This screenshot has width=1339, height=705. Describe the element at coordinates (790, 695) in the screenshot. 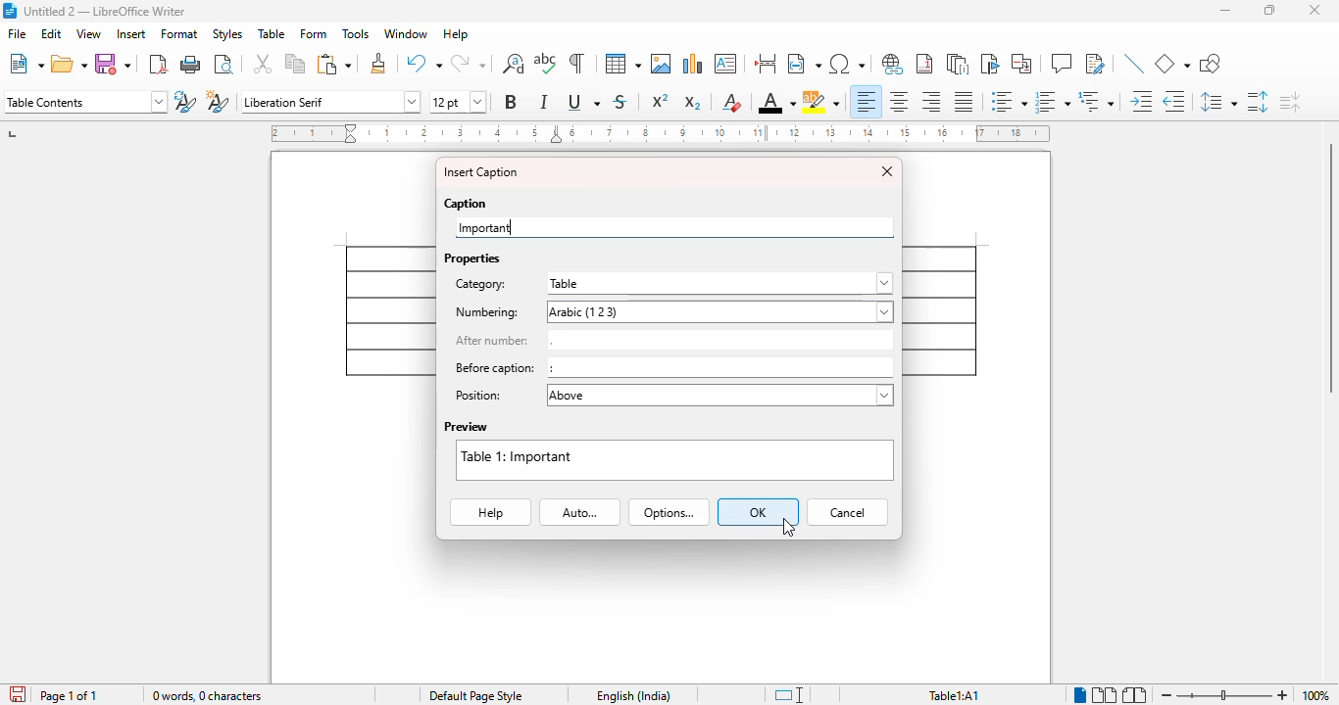

I see `standard selection` at that location.